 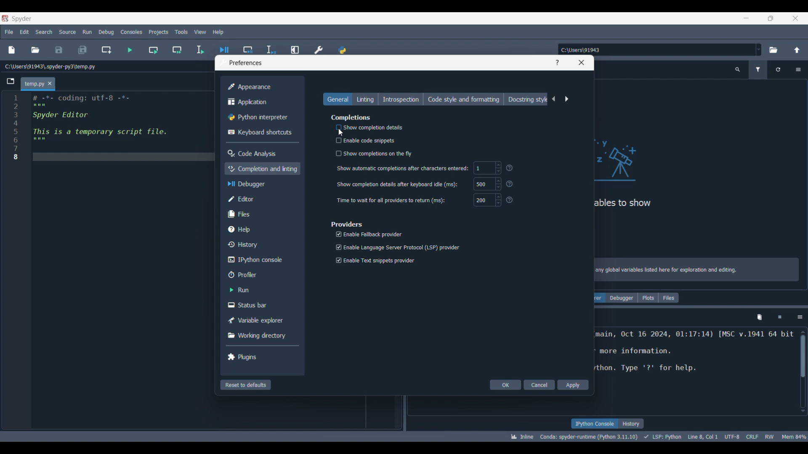 What do you see at coordinates (296, 47) in the screenshot?
I see `Maximize current line` at bounding box center [296, 47].